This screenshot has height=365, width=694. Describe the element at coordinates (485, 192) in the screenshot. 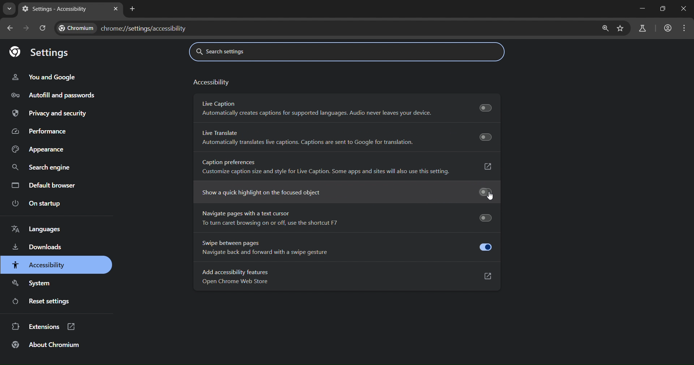

I see `Toggle` at that location.